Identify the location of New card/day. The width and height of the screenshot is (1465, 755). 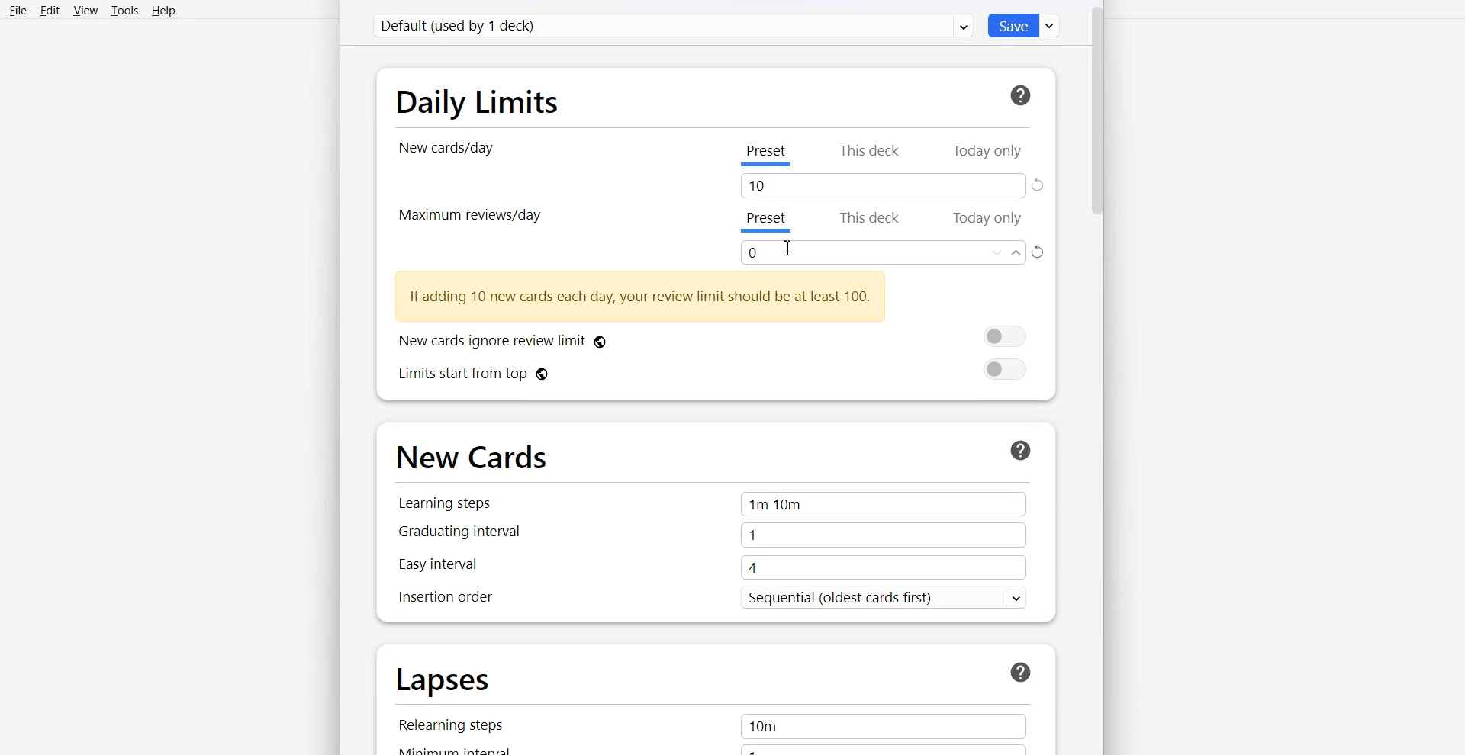
(450, 149).